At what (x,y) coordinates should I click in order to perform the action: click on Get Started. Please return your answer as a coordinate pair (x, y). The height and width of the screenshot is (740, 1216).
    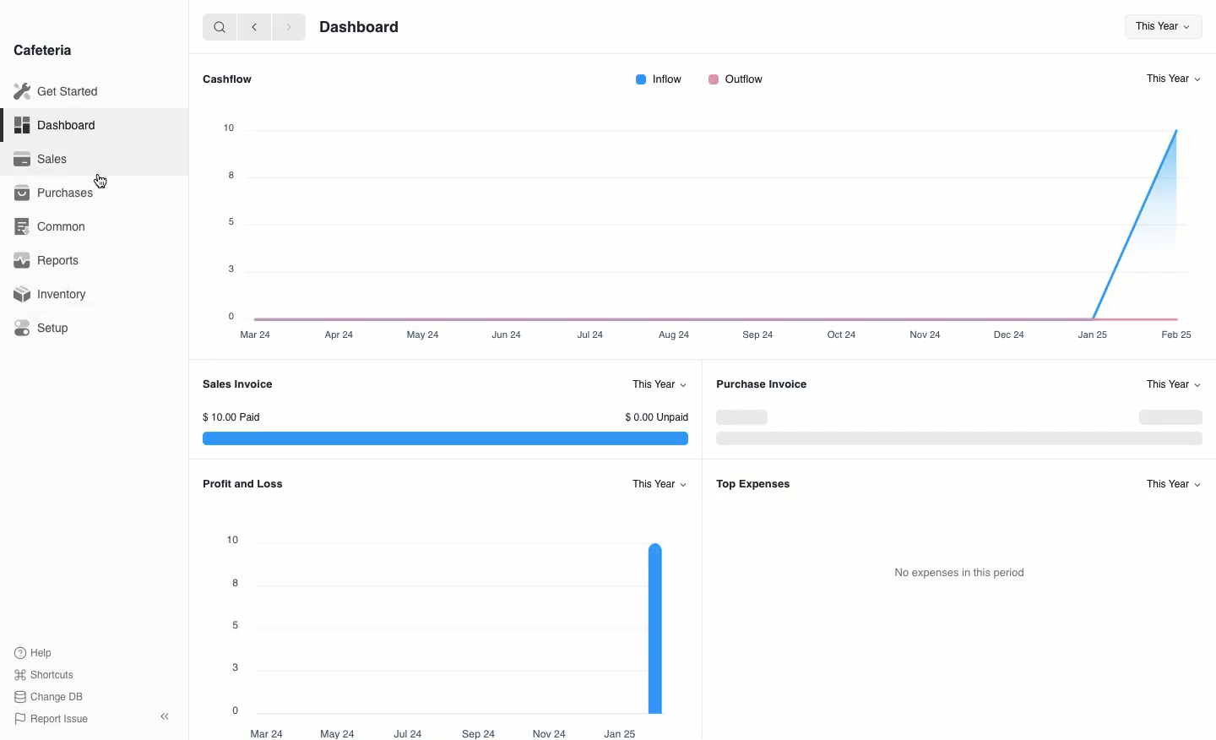
    Looking at the image, I should click on (57, 90).